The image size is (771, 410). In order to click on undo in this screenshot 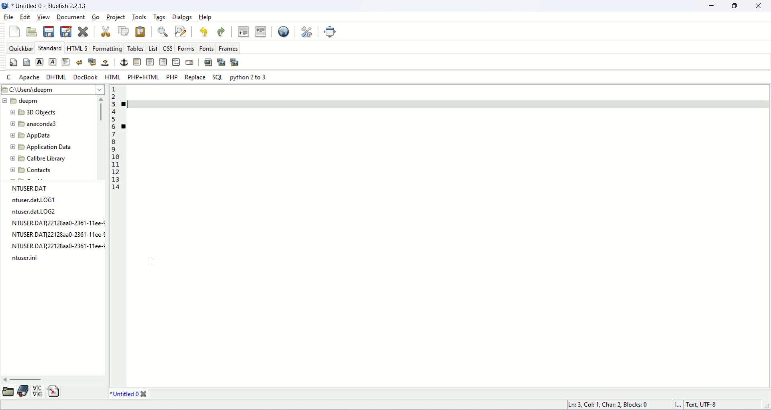, I will do `click(203, 31)`.